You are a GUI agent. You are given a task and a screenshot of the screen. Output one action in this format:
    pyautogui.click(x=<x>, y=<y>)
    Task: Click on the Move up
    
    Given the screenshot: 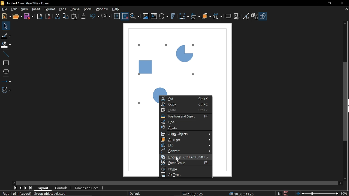 What is the action you would take?
    pyautogui.click(x=344, y=23)
    